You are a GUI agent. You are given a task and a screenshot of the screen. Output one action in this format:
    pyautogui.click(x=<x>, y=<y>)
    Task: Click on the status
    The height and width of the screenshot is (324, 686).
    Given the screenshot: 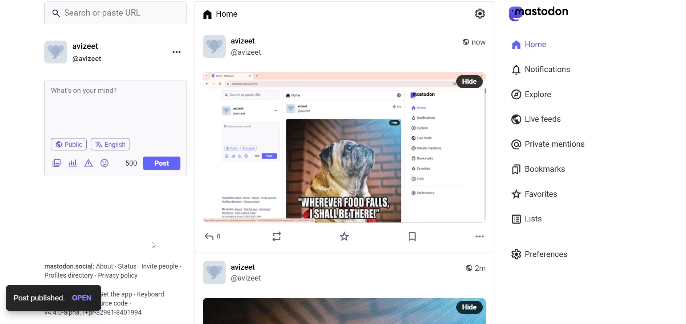 What is the action you would take?
    pyautogui.click(x=126, y=265)
    